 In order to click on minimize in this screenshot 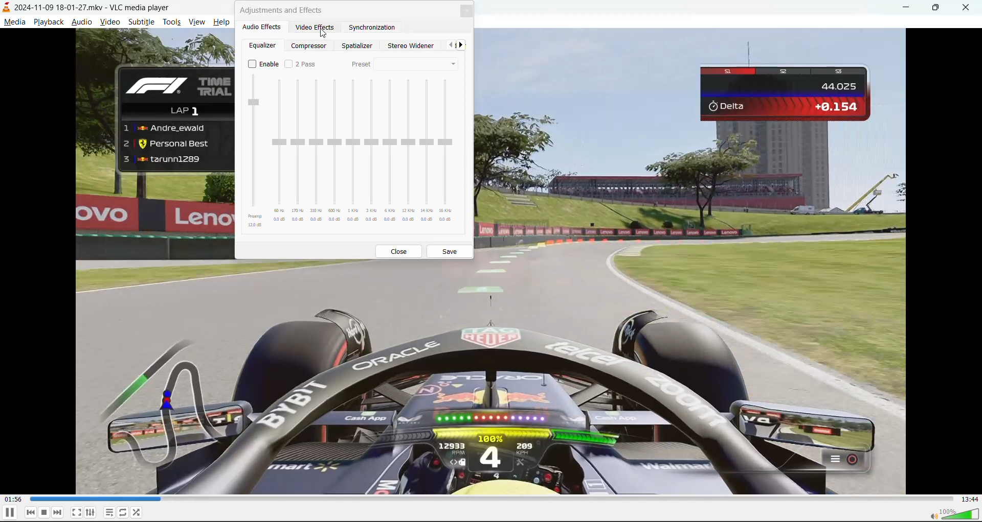, I will do `click(909, 9)`.